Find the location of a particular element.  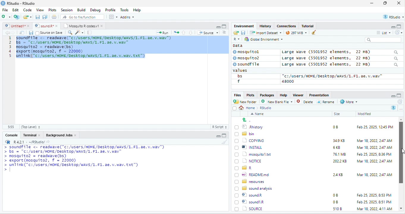

Build is located at coordinates (81, 10).